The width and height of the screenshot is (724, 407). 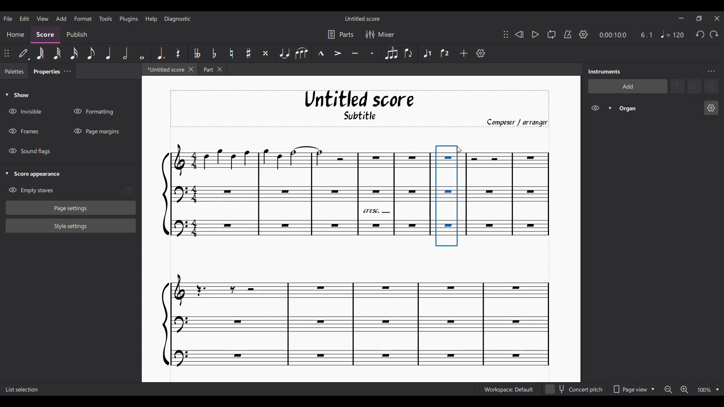 What do you see at coordinates (76, 35) in the screenshot?
I see `Publish section` at bounding box center [76, 35].